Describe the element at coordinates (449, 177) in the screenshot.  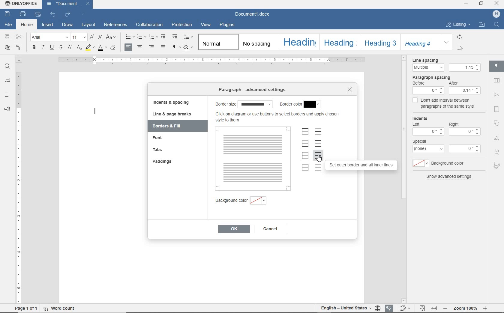
I see `show advanced settings` at that location.